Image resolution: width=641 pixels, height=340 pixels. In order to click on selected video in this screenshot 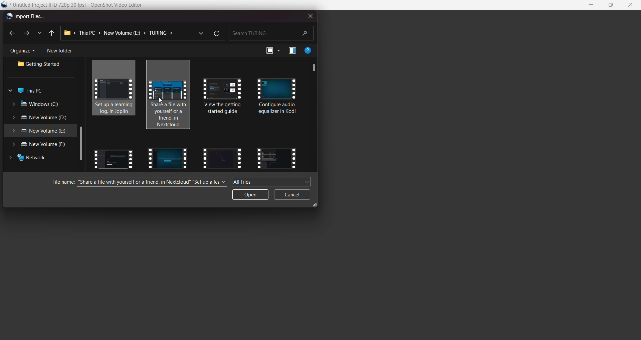, I will do `click(116, 89)`.